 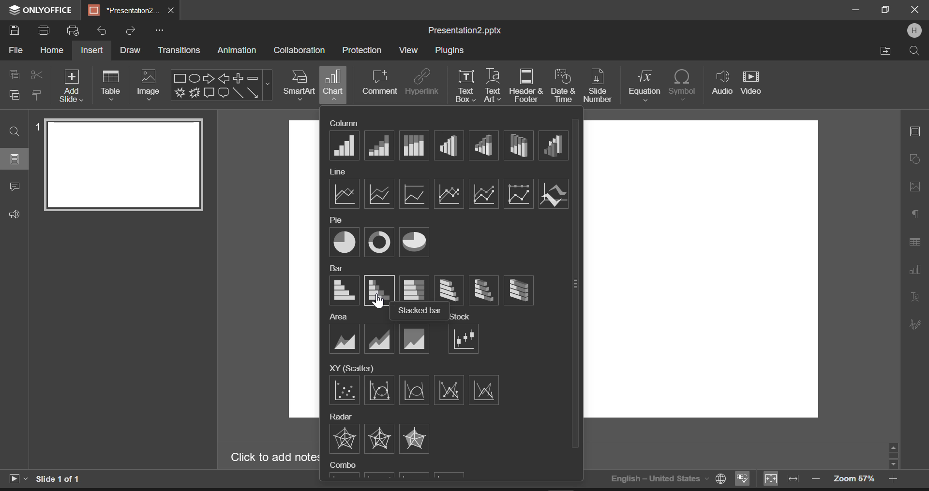 What do you see at coordinates (224, 93) in the screenshot?
I see `Rounded Rectangle Callout` at bounding box center [224, 93].